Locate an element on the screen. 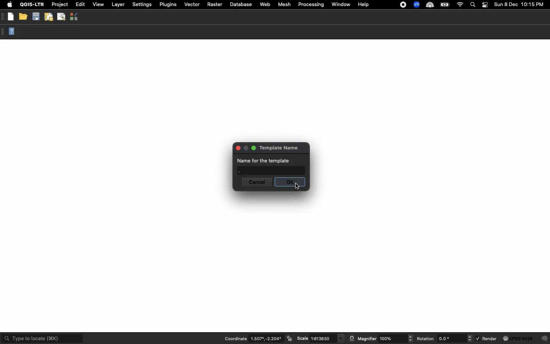 The height and width of the screenshot is (344, 550). globe is located at coordinates (519, 339).